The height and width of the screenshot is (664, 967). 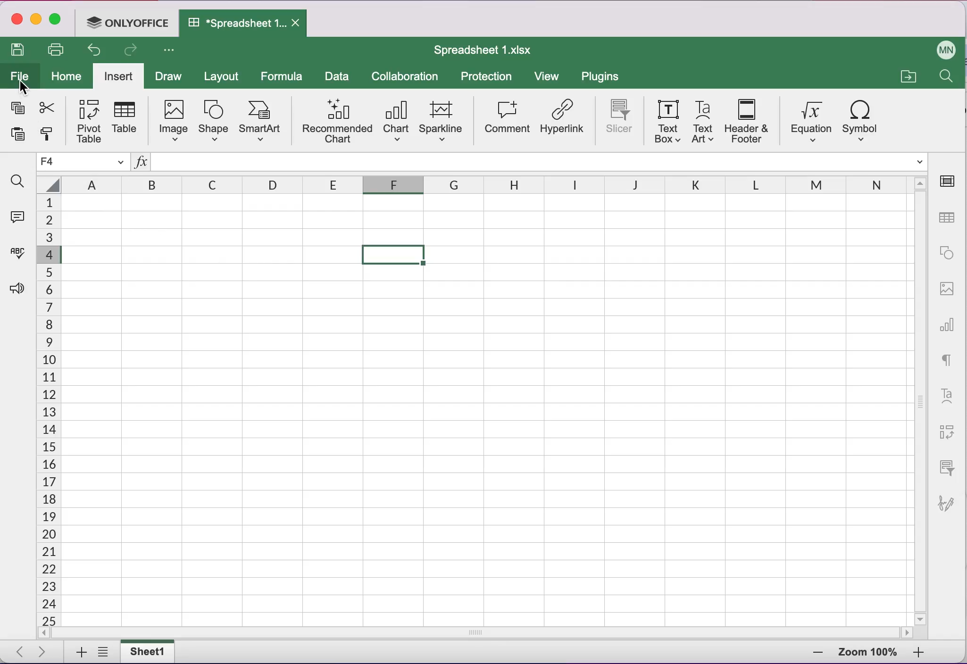 I want to click on home, so click(x=63, y=75).